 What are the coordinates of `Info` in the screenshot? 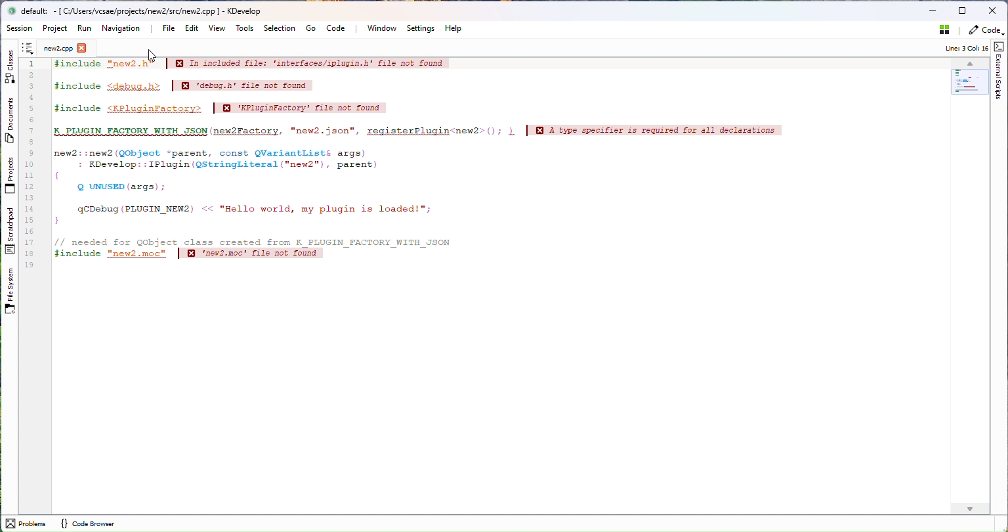 It's located at (964, 47).